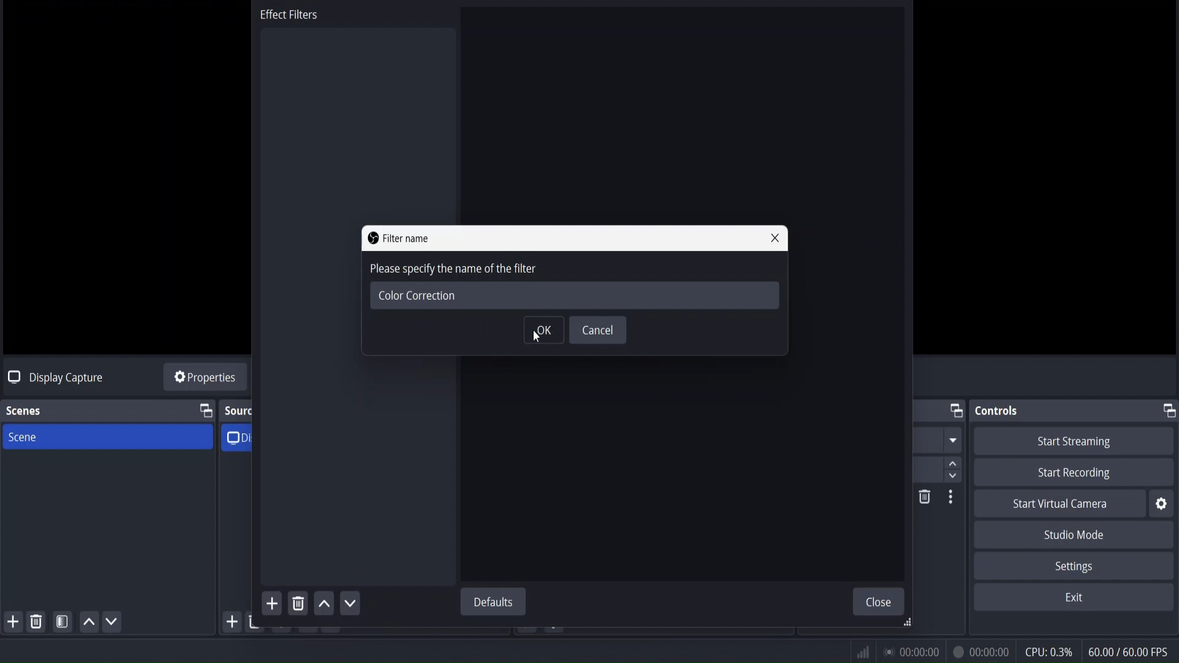 The width and height of the screenshot is (1179, 663). Describe the element at coordinates (37, 621) in the screenshot. I see `remove selected scene` at that location.